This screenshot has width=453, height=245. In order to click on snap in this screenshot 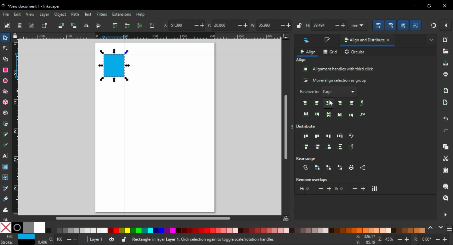, I will do `click(433, 25)`.